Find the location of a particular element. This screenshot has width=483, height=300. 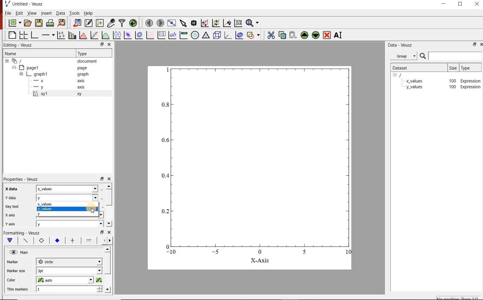

name is located at coordinates (11, 54).